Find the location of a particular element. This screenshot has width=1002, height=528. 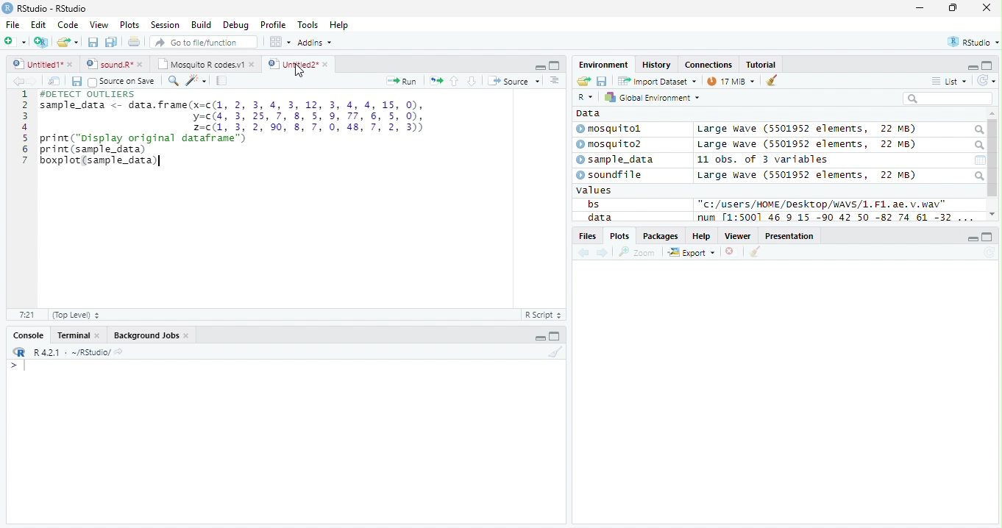

Save the current document is located at coordinates (93, 42).